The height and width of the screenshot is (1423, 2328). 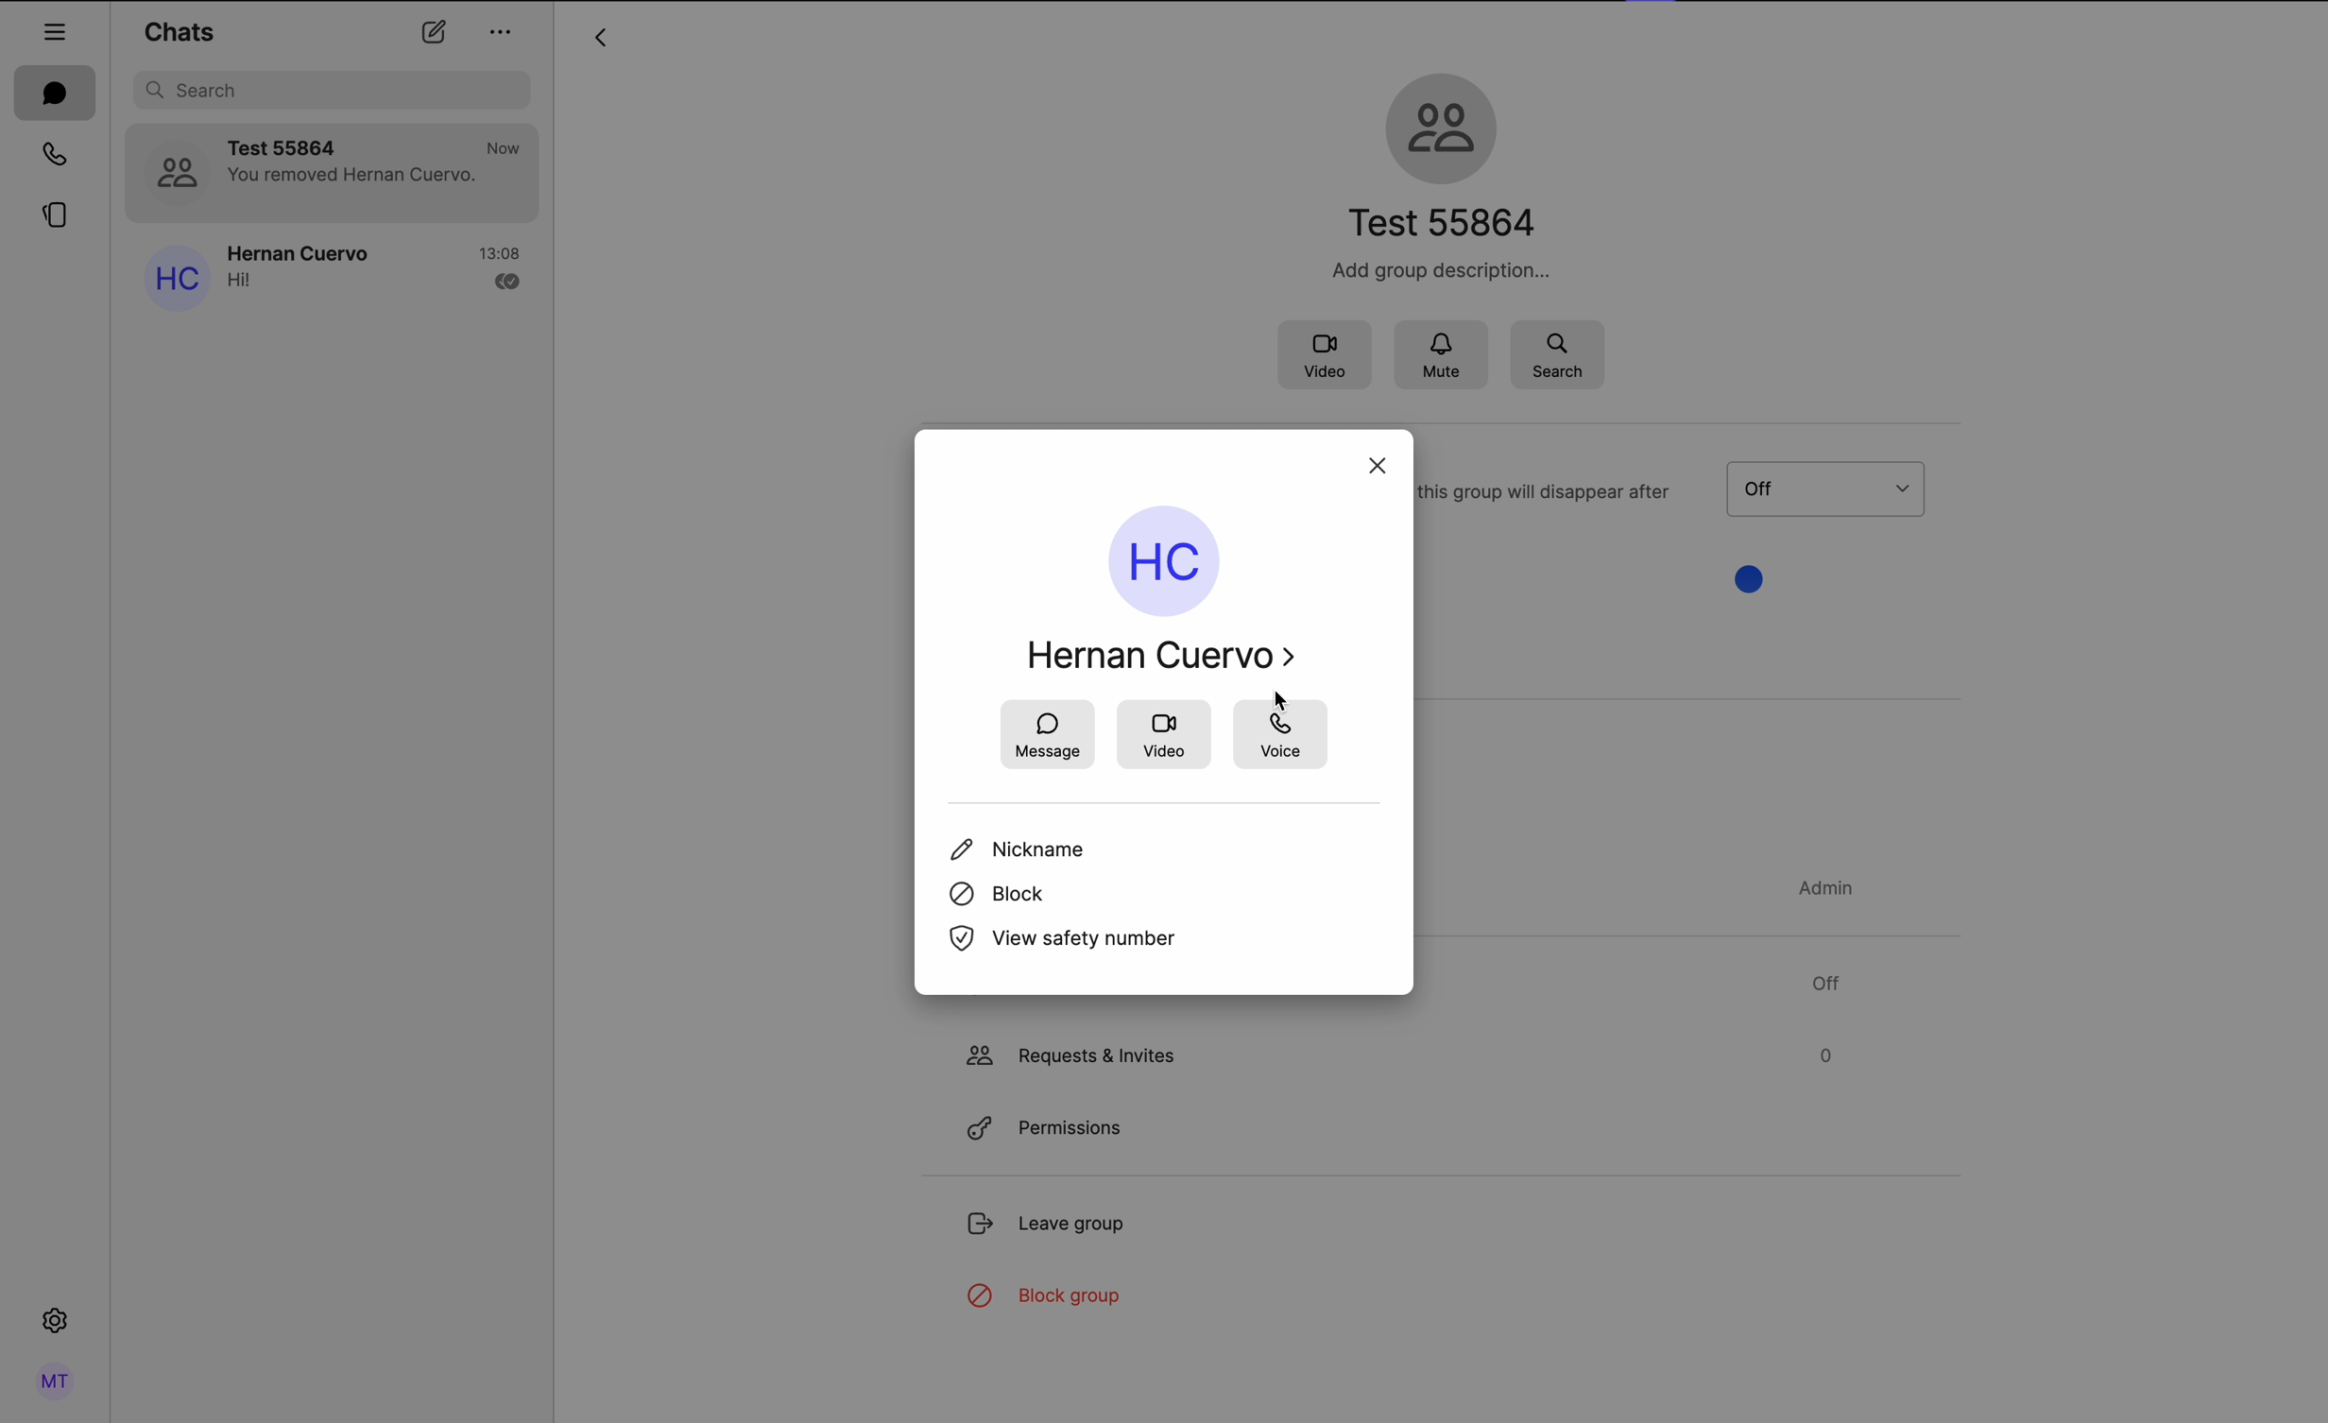 What do you see at coordinates (1049, 735) in the screenshot?
I see `message button` at bounding box center [1049, 735].